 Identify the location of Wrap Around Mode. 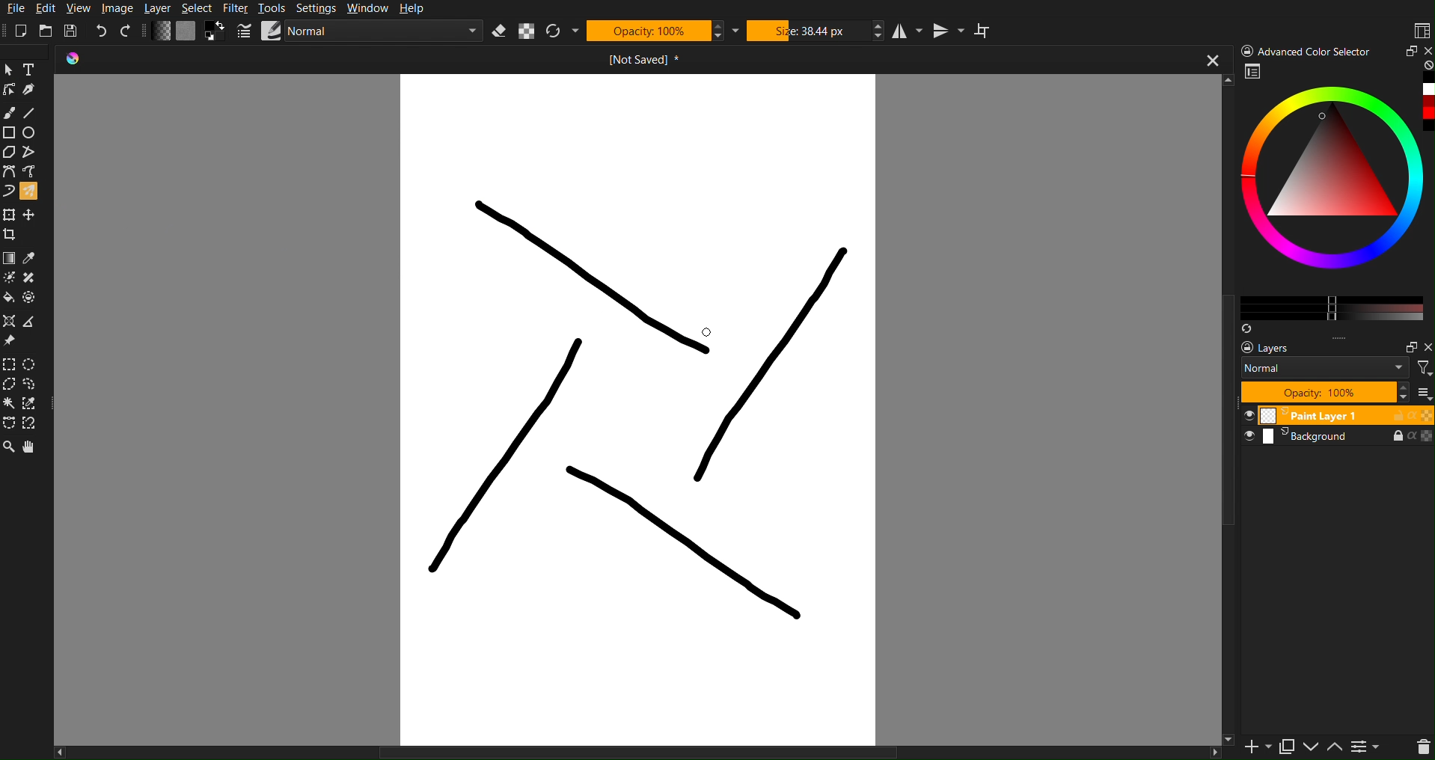
(986, 31).